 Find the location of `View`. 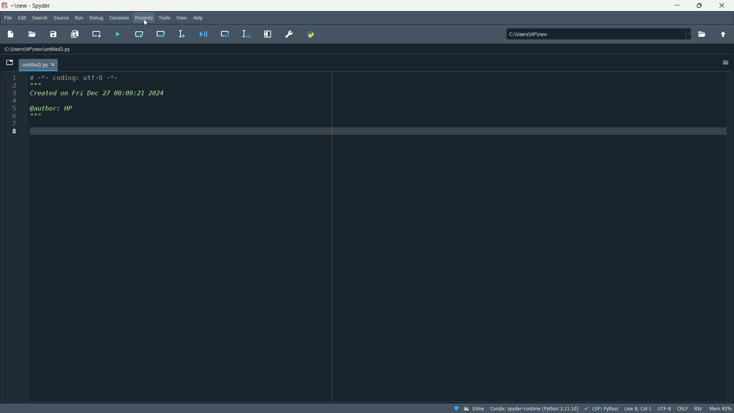

View is located at coordinates (180, 18).